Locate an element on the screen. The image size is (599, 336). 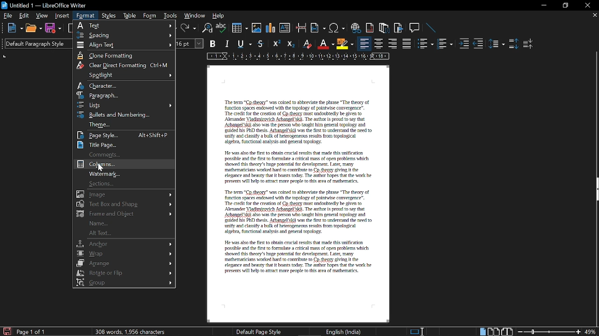
Format is located at coordinates (87, 15).